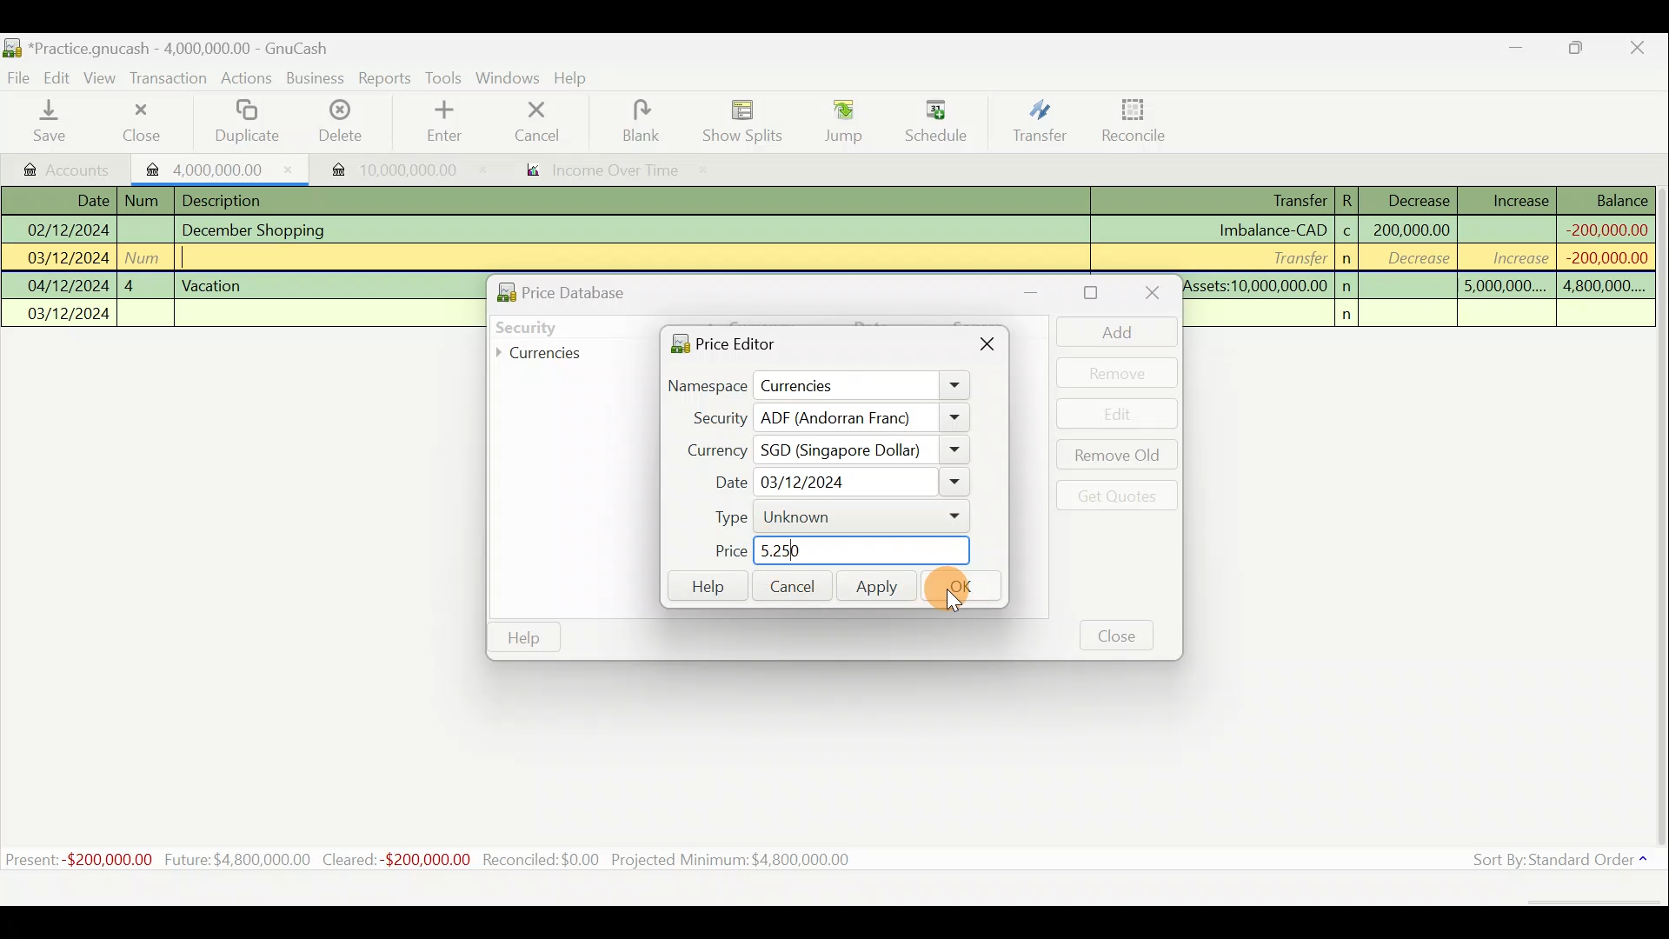 This screenshot has width=1669, height=939. I want to click on Description, so click(228, 198).